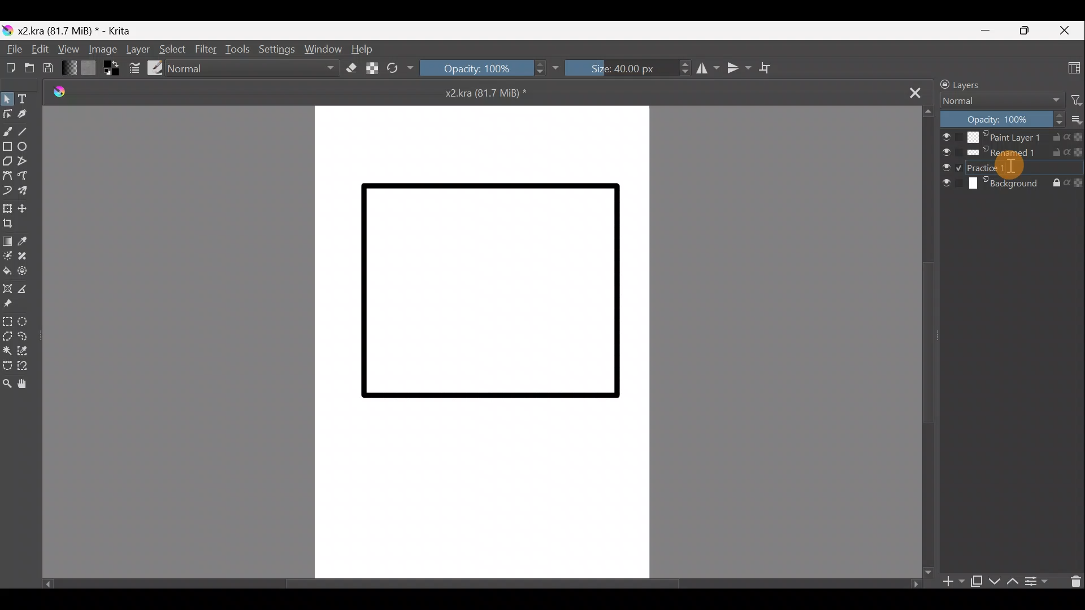 This screenshot has width=1085, height=610. I want to click on Maximize, so click(1024, 30).